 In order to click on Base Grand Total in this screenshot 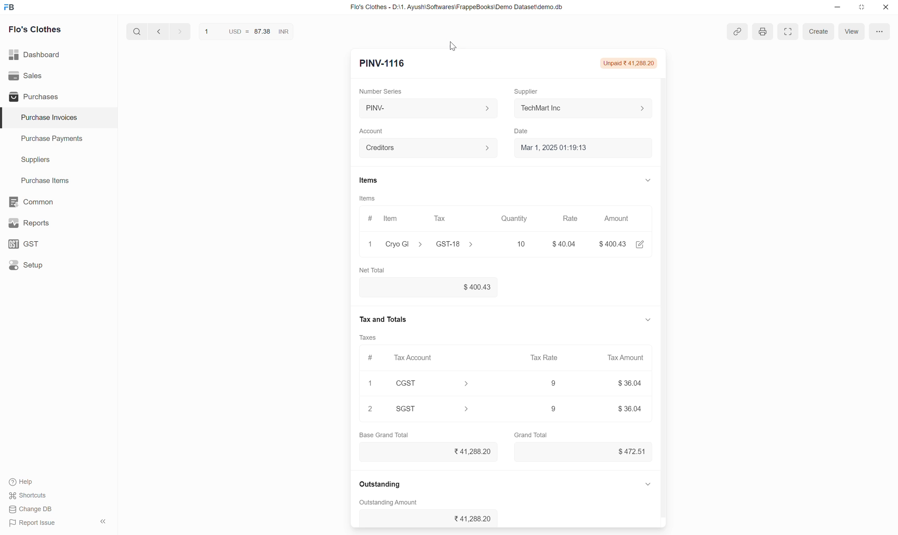, I will do `click(389, 435)`.